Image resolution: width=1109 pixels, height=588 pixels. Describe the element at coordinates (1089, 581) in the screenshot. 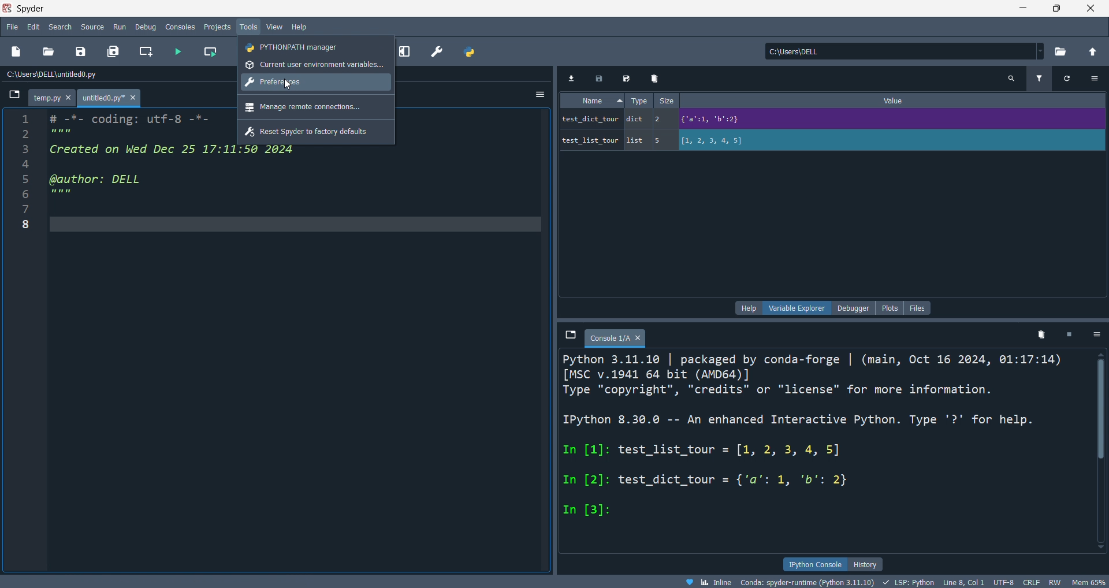

I see `Mem 64%` at that location.